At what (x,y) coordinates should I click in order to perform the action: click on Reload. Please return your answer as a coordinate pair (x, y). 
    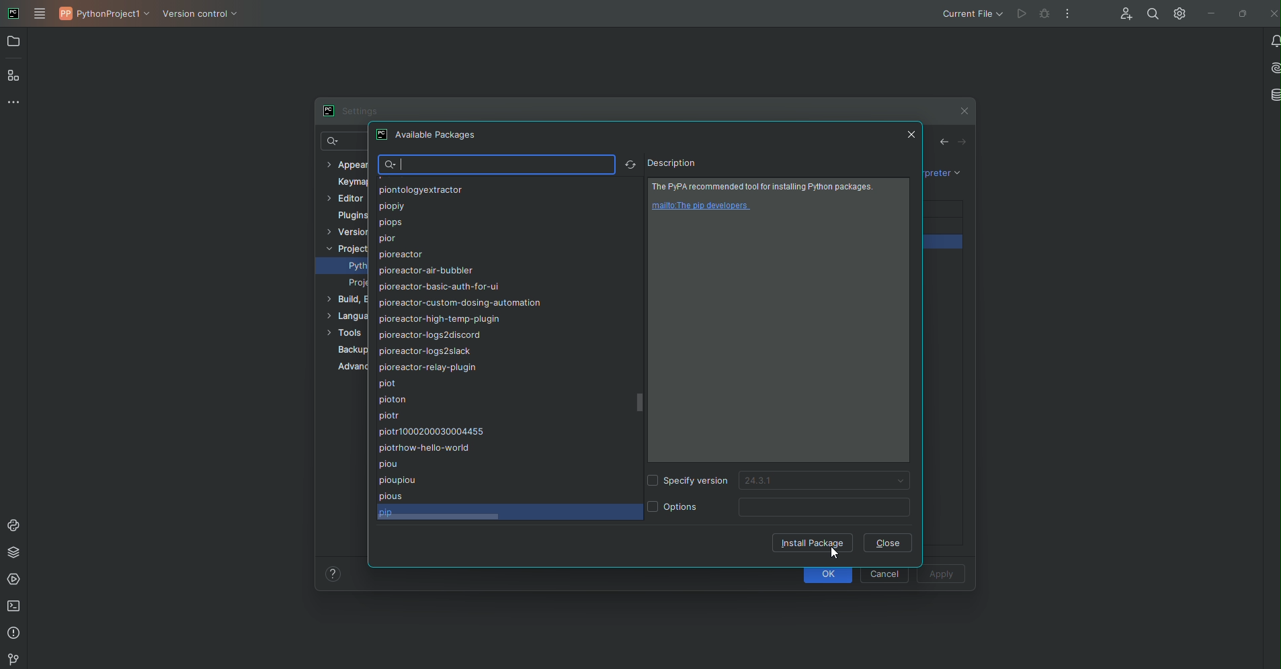
    Looking at the image, I should click on (630, 165).